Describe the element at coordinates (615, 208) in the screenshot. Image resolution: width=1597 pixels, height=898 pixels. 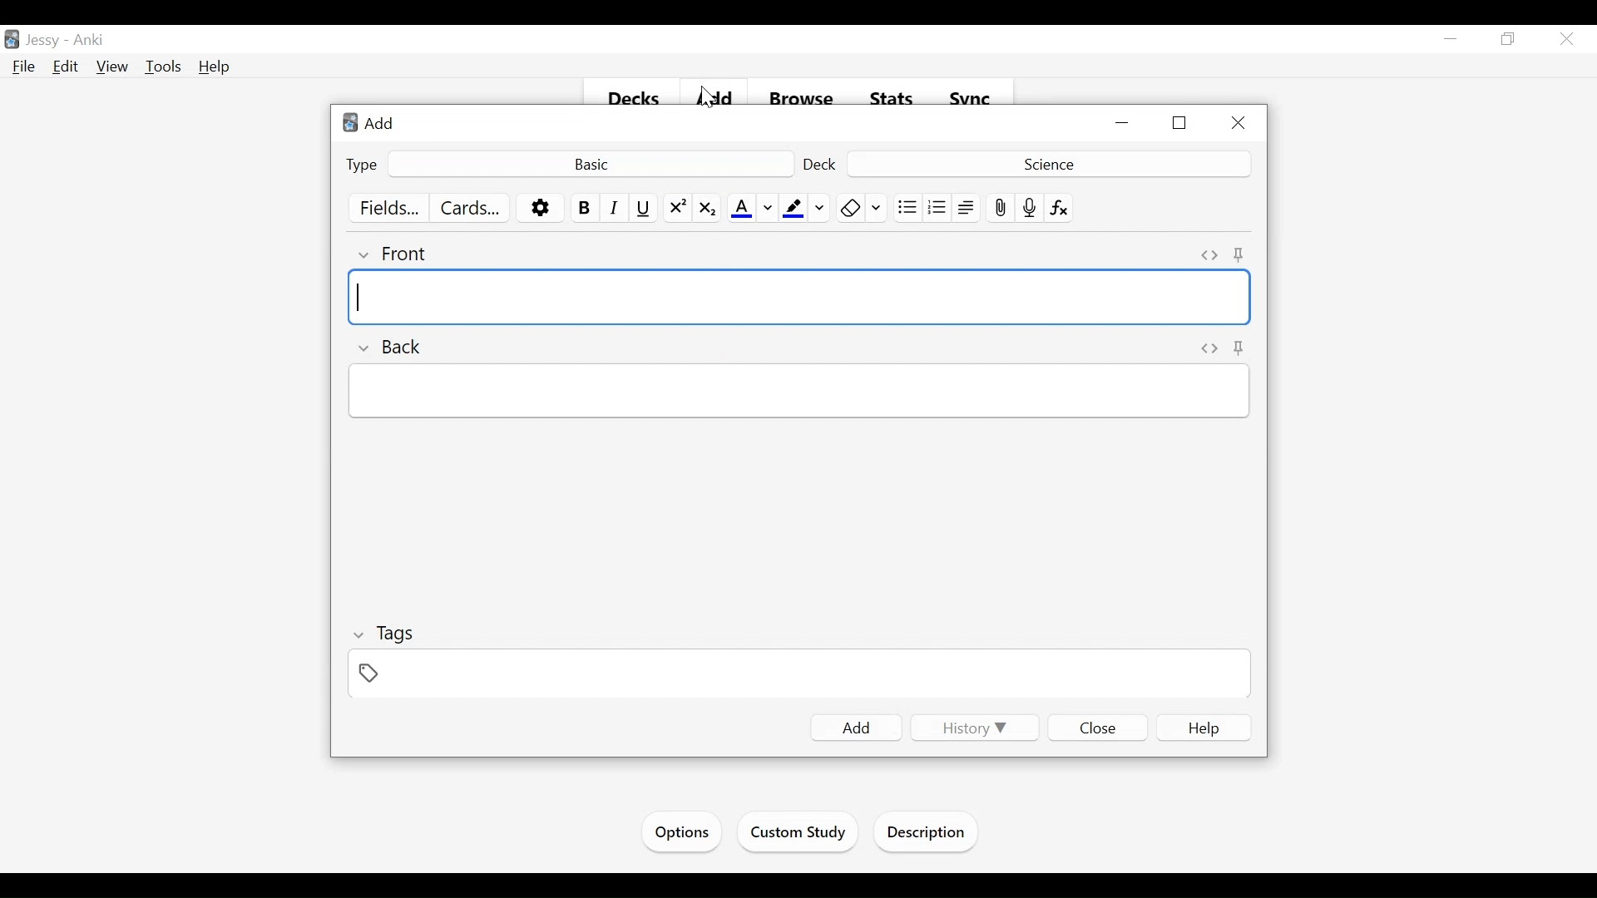
I see `Italics` at that location.